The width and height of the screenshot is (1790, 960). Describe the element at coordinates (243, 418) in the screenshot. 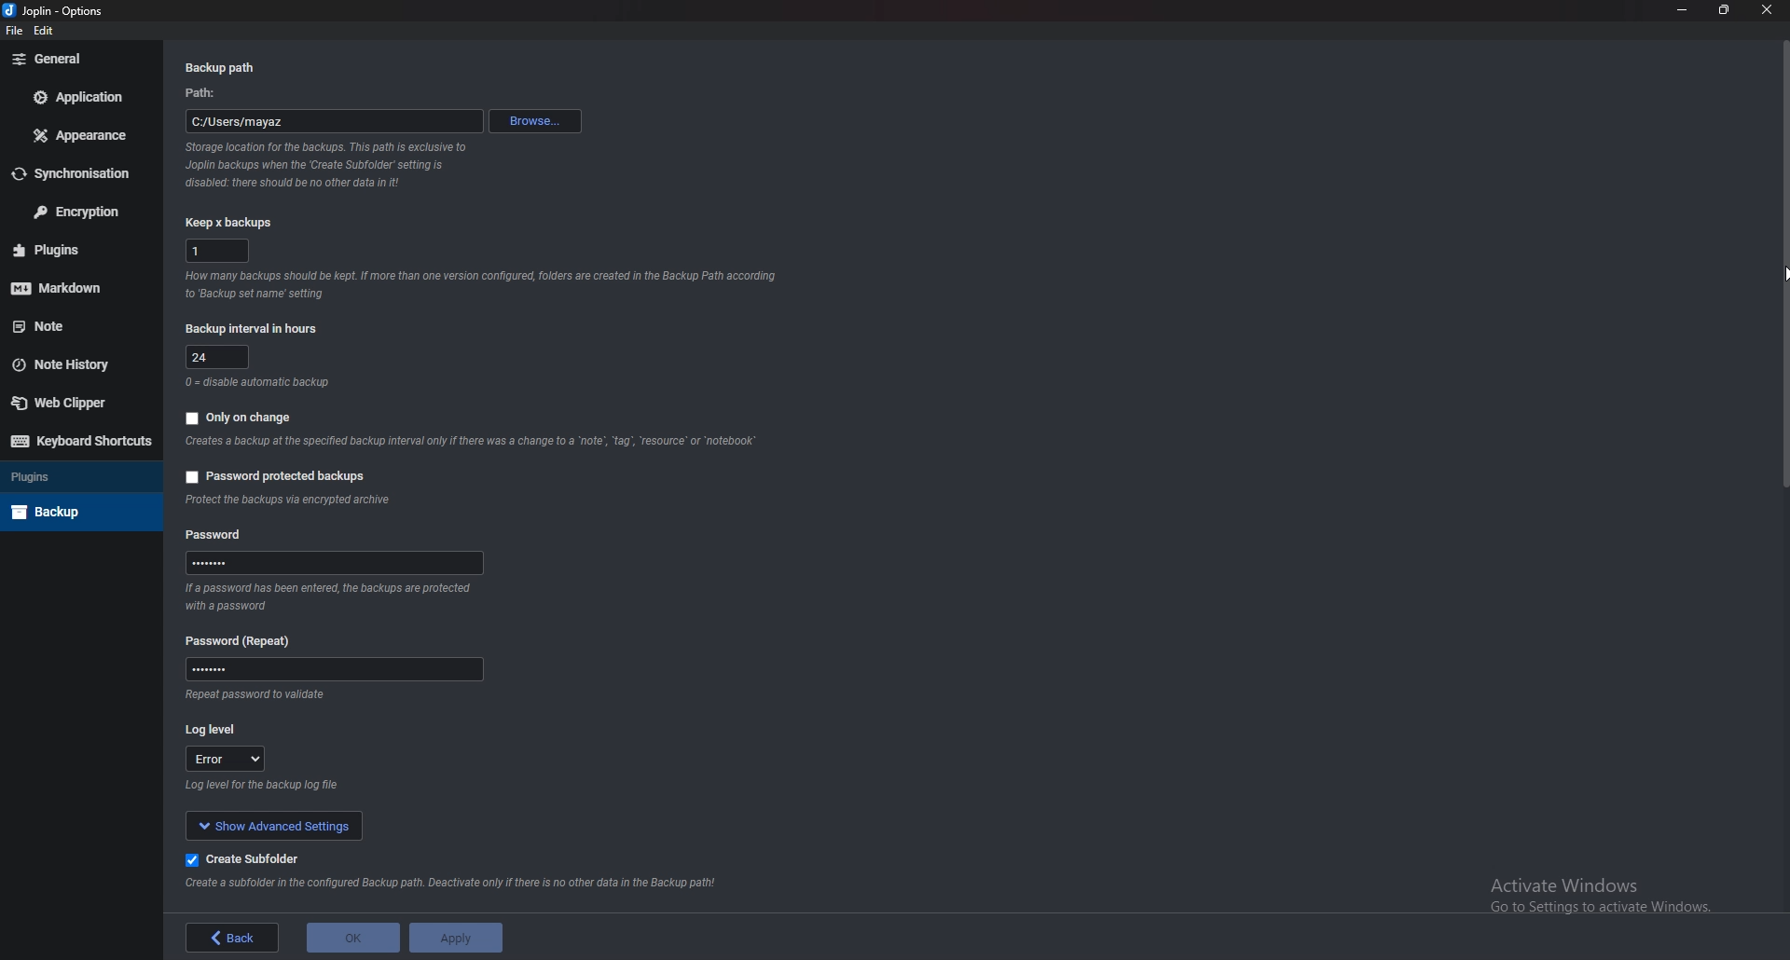

I see `Only on change` at that location.